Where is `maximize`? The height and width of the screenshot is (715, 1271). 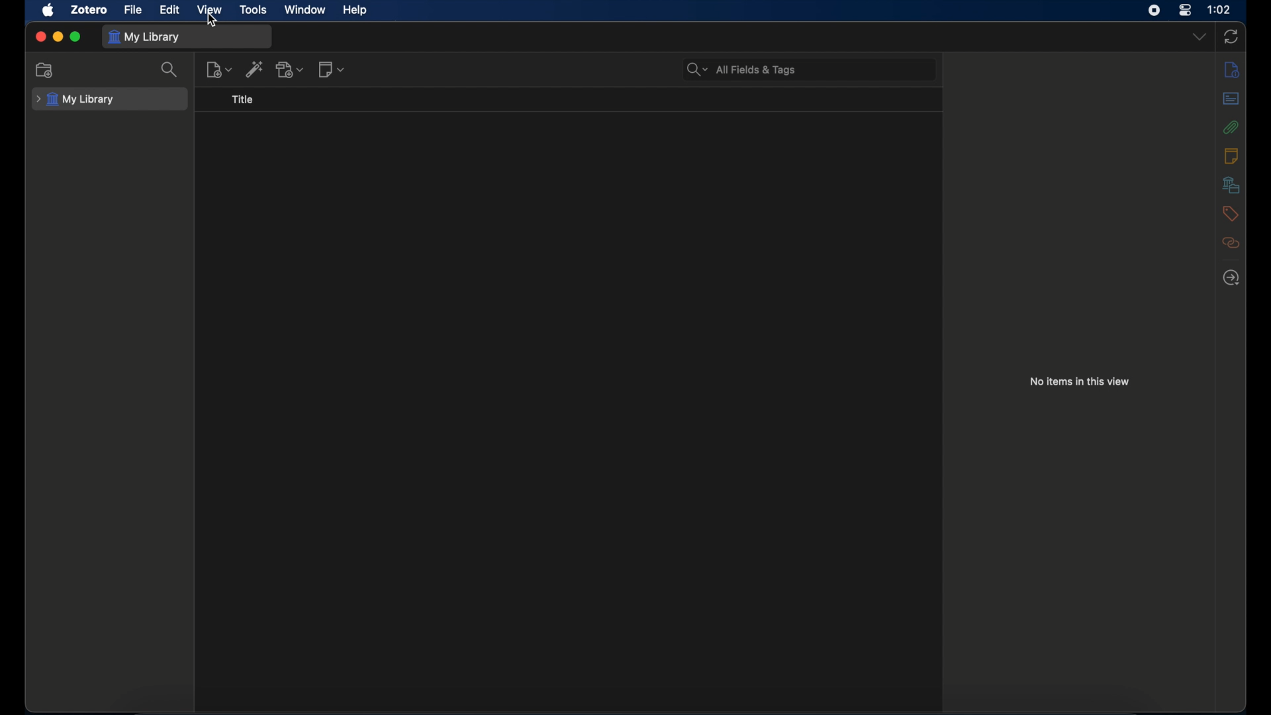
maximize is located at coordinates (75, 37).